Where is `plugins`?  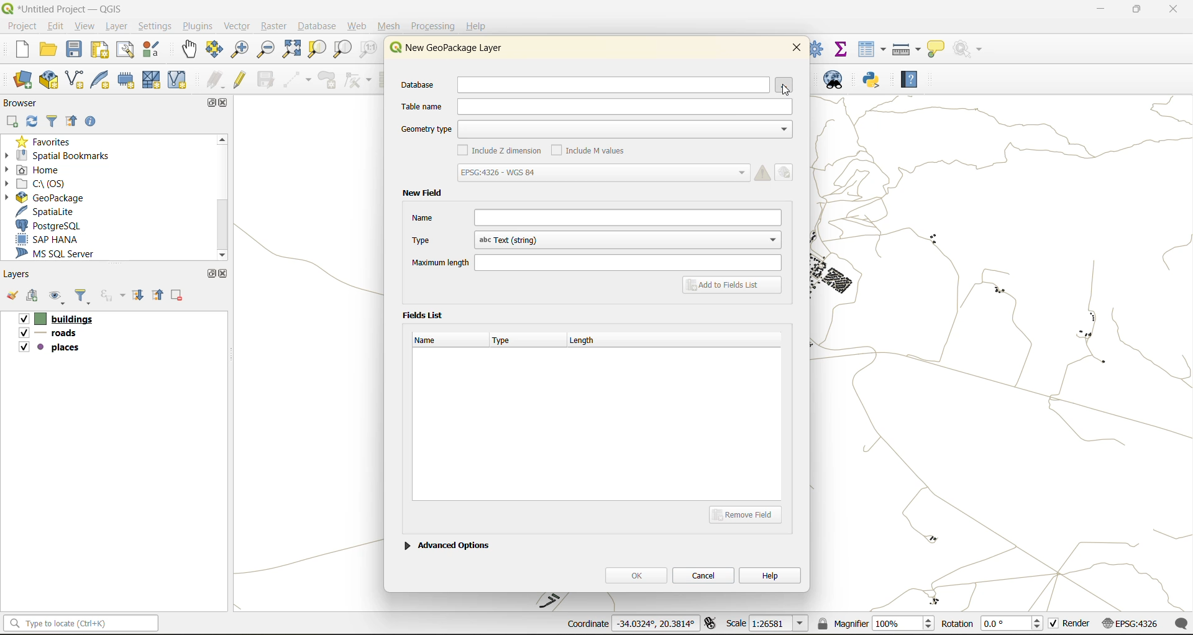
plugins is located at coordinates (197, 26).